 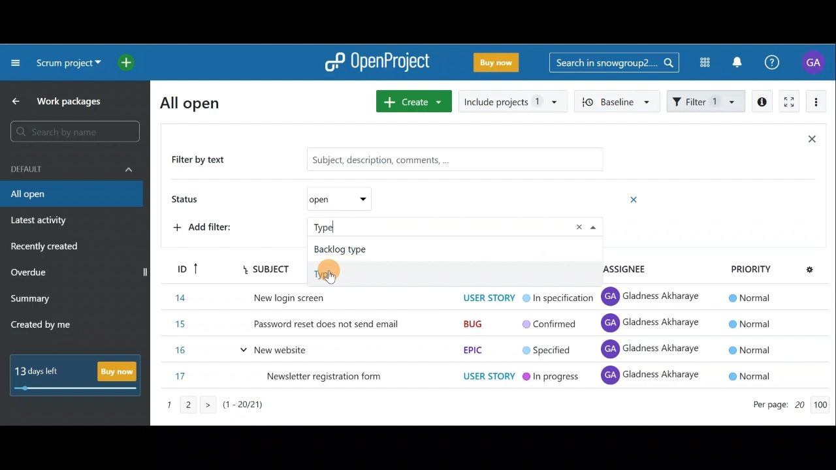 I want to click on Account name, so click(x=815, y=62).